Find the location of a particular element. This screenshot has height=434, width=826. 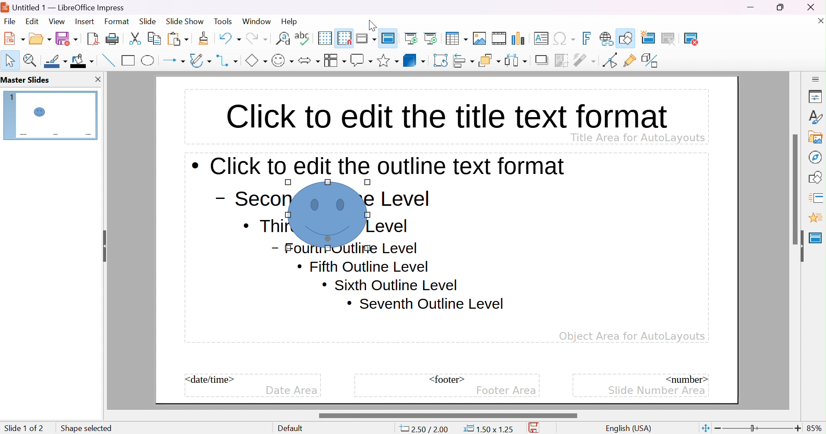

slide 1 of 2 is located at coordinates (24, 428).